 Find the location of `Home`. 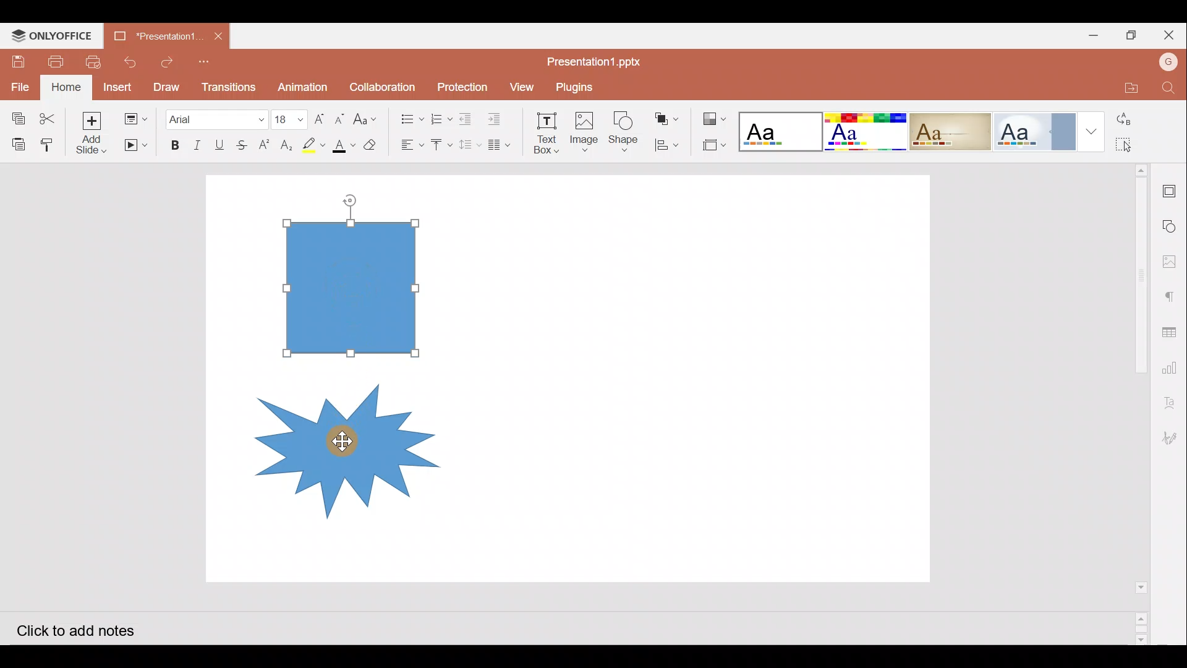

Home is located at coordinates (66, 87).